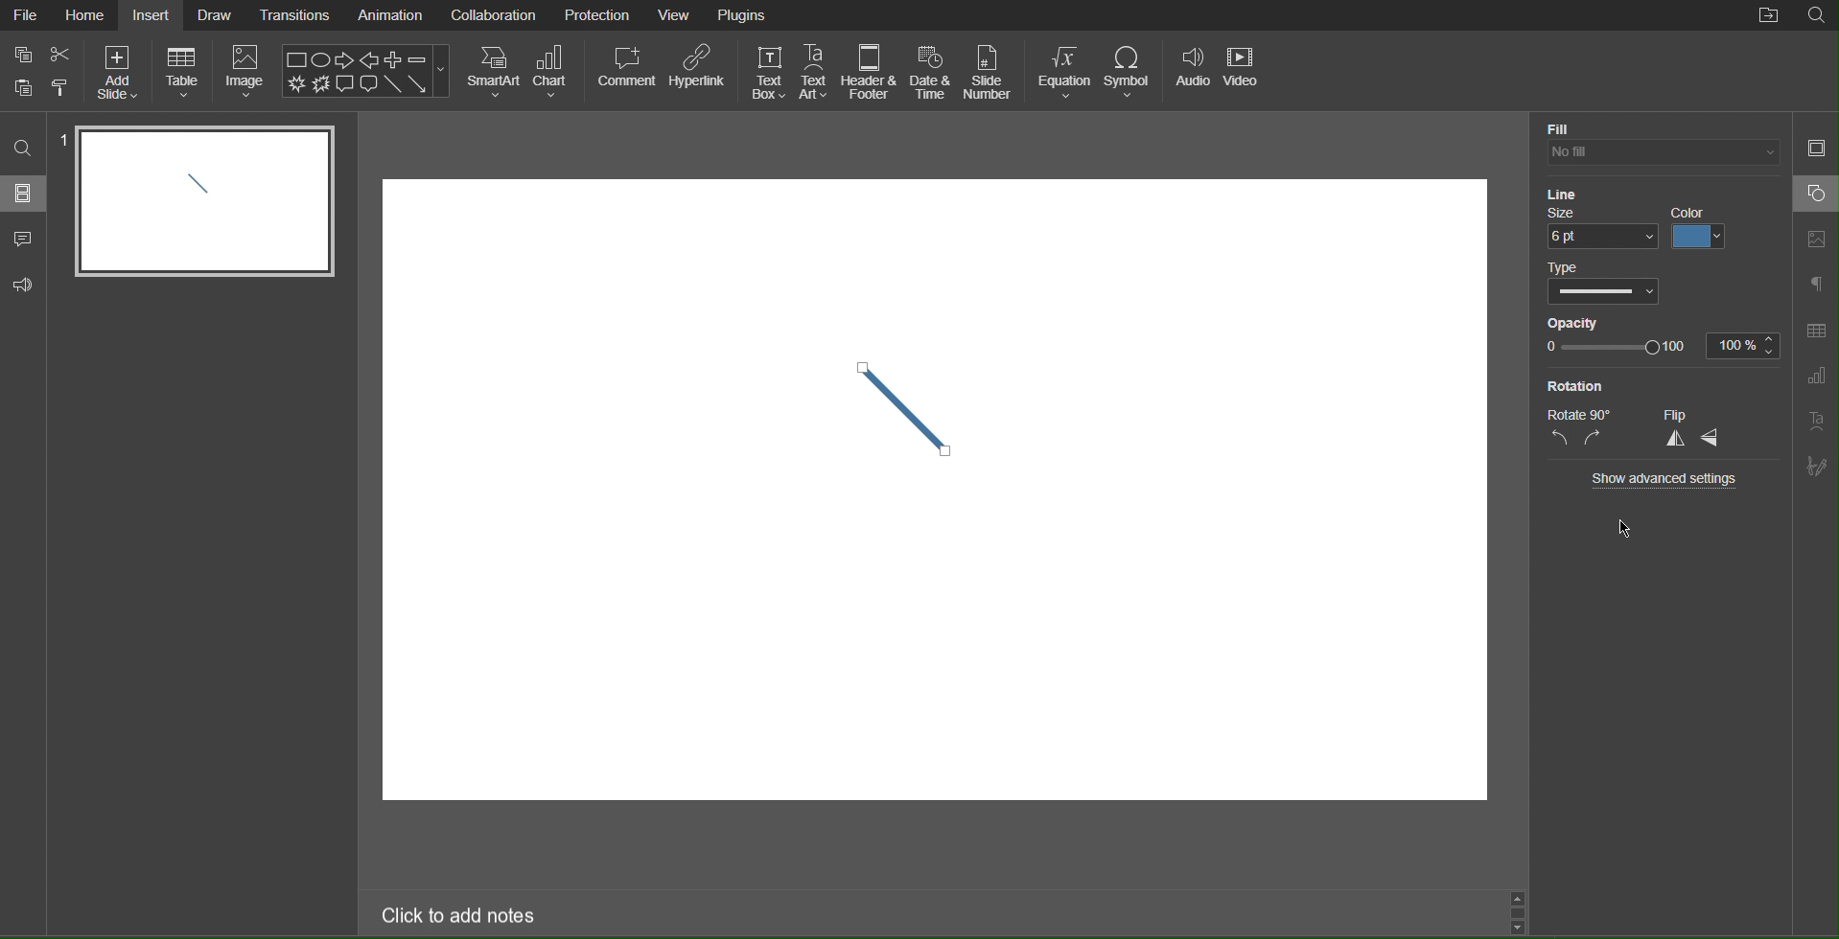 This screenshot has width=1839, height=939. Describe the element at coordinates (1615, 348) in the screenshot. I see `Opacity slider` at that location.